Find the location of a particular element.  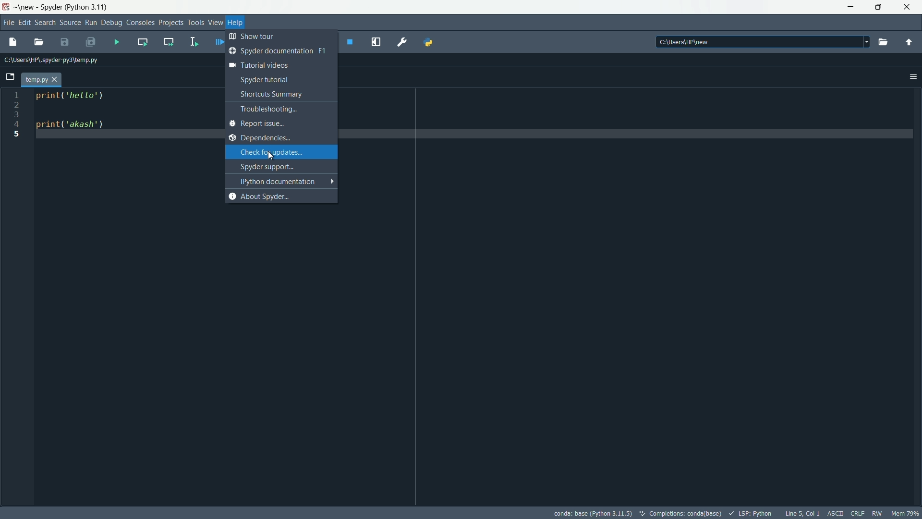

spyder documentation F1 is located at coordinates (277, 51).